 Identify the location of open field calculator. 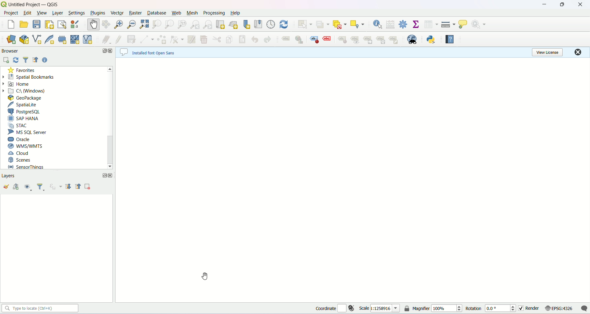
(391, 25).